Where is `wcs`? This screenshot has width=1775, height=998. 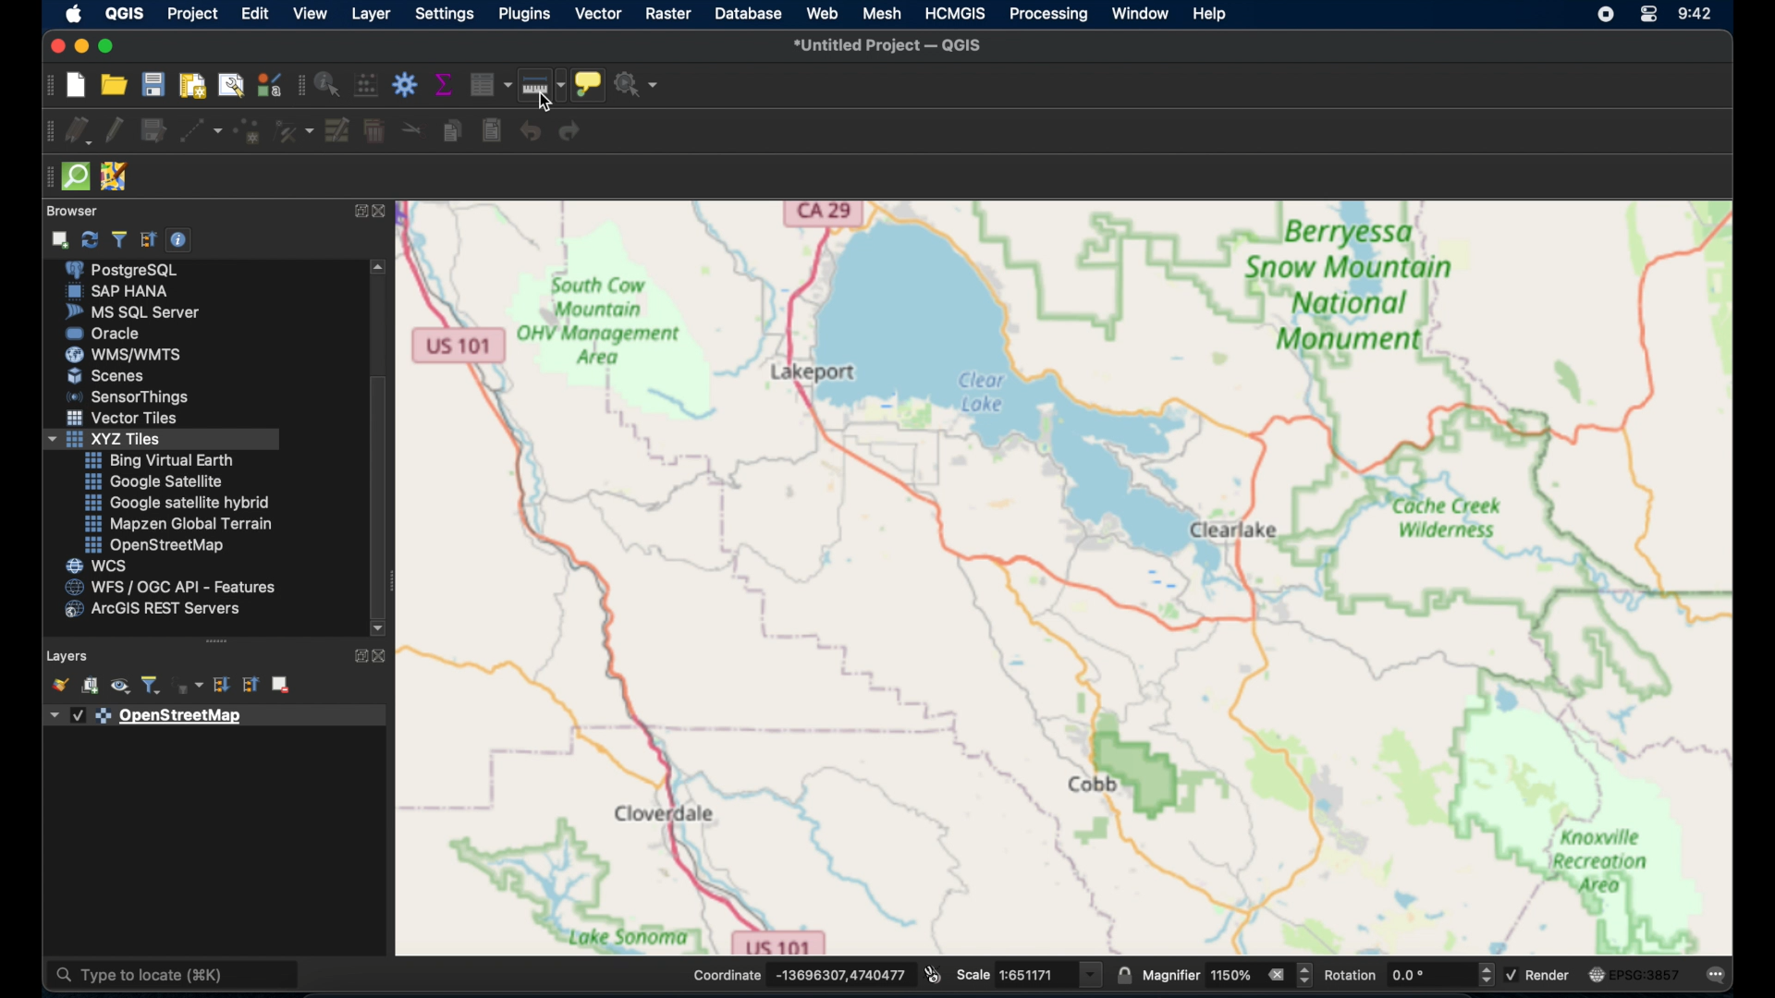 wcs is located at coordinates (98, 566).